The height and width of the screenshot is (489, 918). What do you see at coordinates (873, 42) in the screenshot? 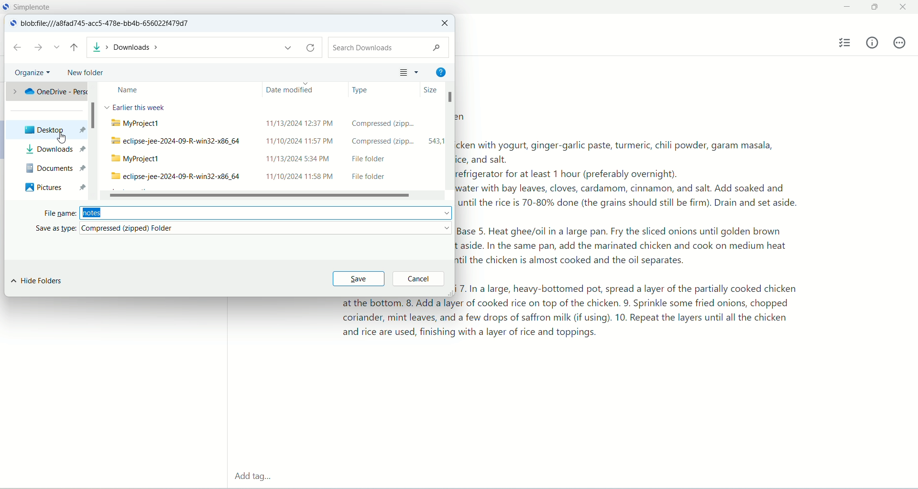
I see `info` at bounding box center [873, 42].